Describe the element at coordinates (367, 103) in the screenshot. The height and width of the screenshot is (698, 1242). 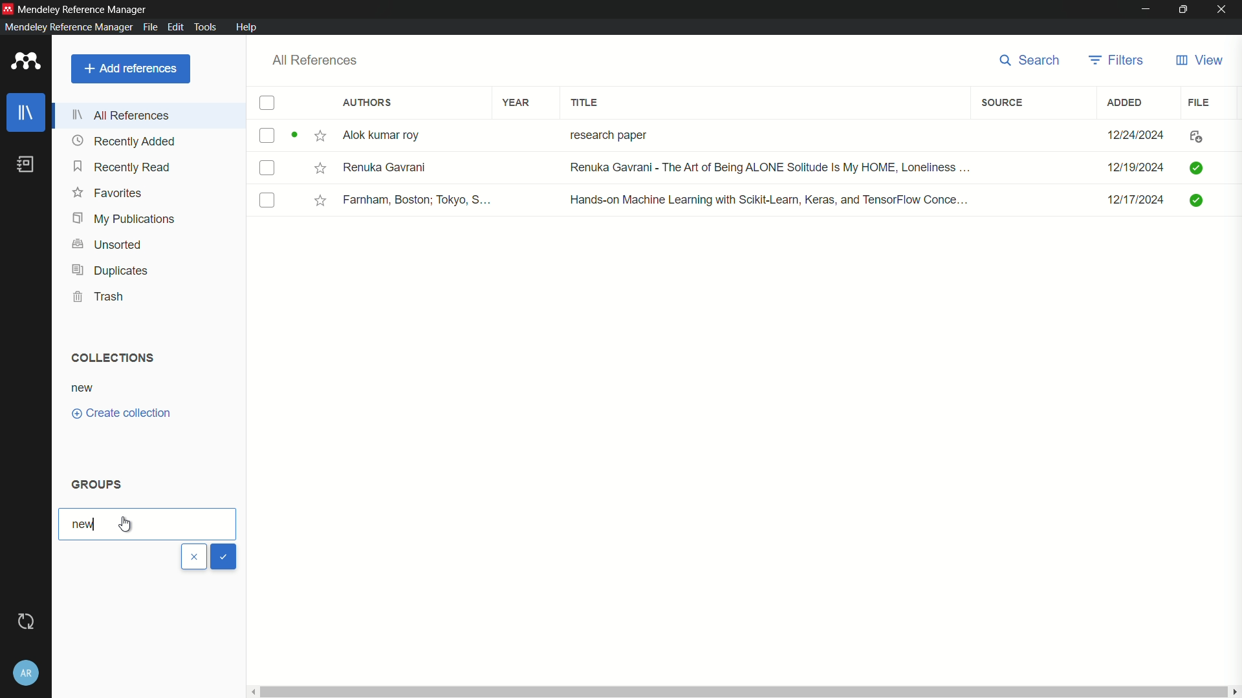
I see `authors` at that location.